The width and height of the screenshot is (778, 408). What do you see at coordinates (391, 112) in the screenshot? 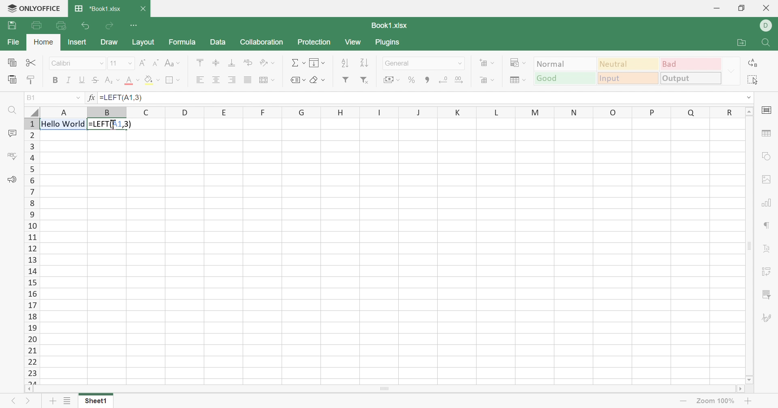
I see `Column names` at bounding box center [391, 112].